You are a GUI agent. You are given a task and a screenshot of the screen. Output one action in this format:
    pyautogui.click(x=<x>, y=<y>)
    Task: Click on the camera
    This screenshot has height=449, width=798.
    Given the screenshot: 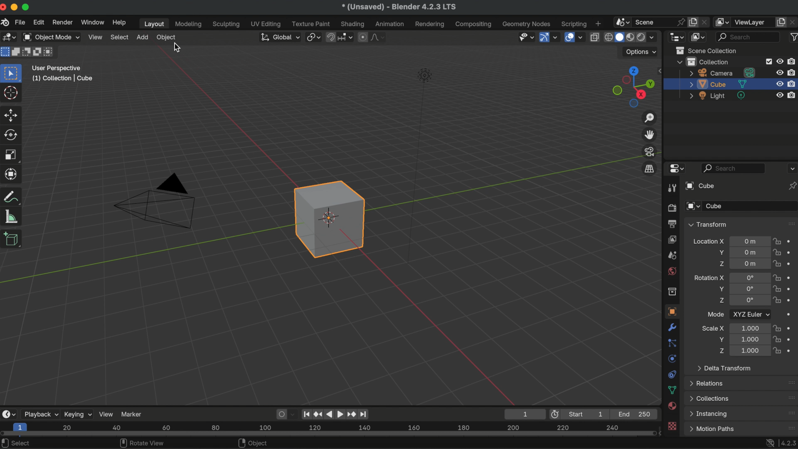 What is the action you would take?
    pyautogui.click(x=723, y=73)
    